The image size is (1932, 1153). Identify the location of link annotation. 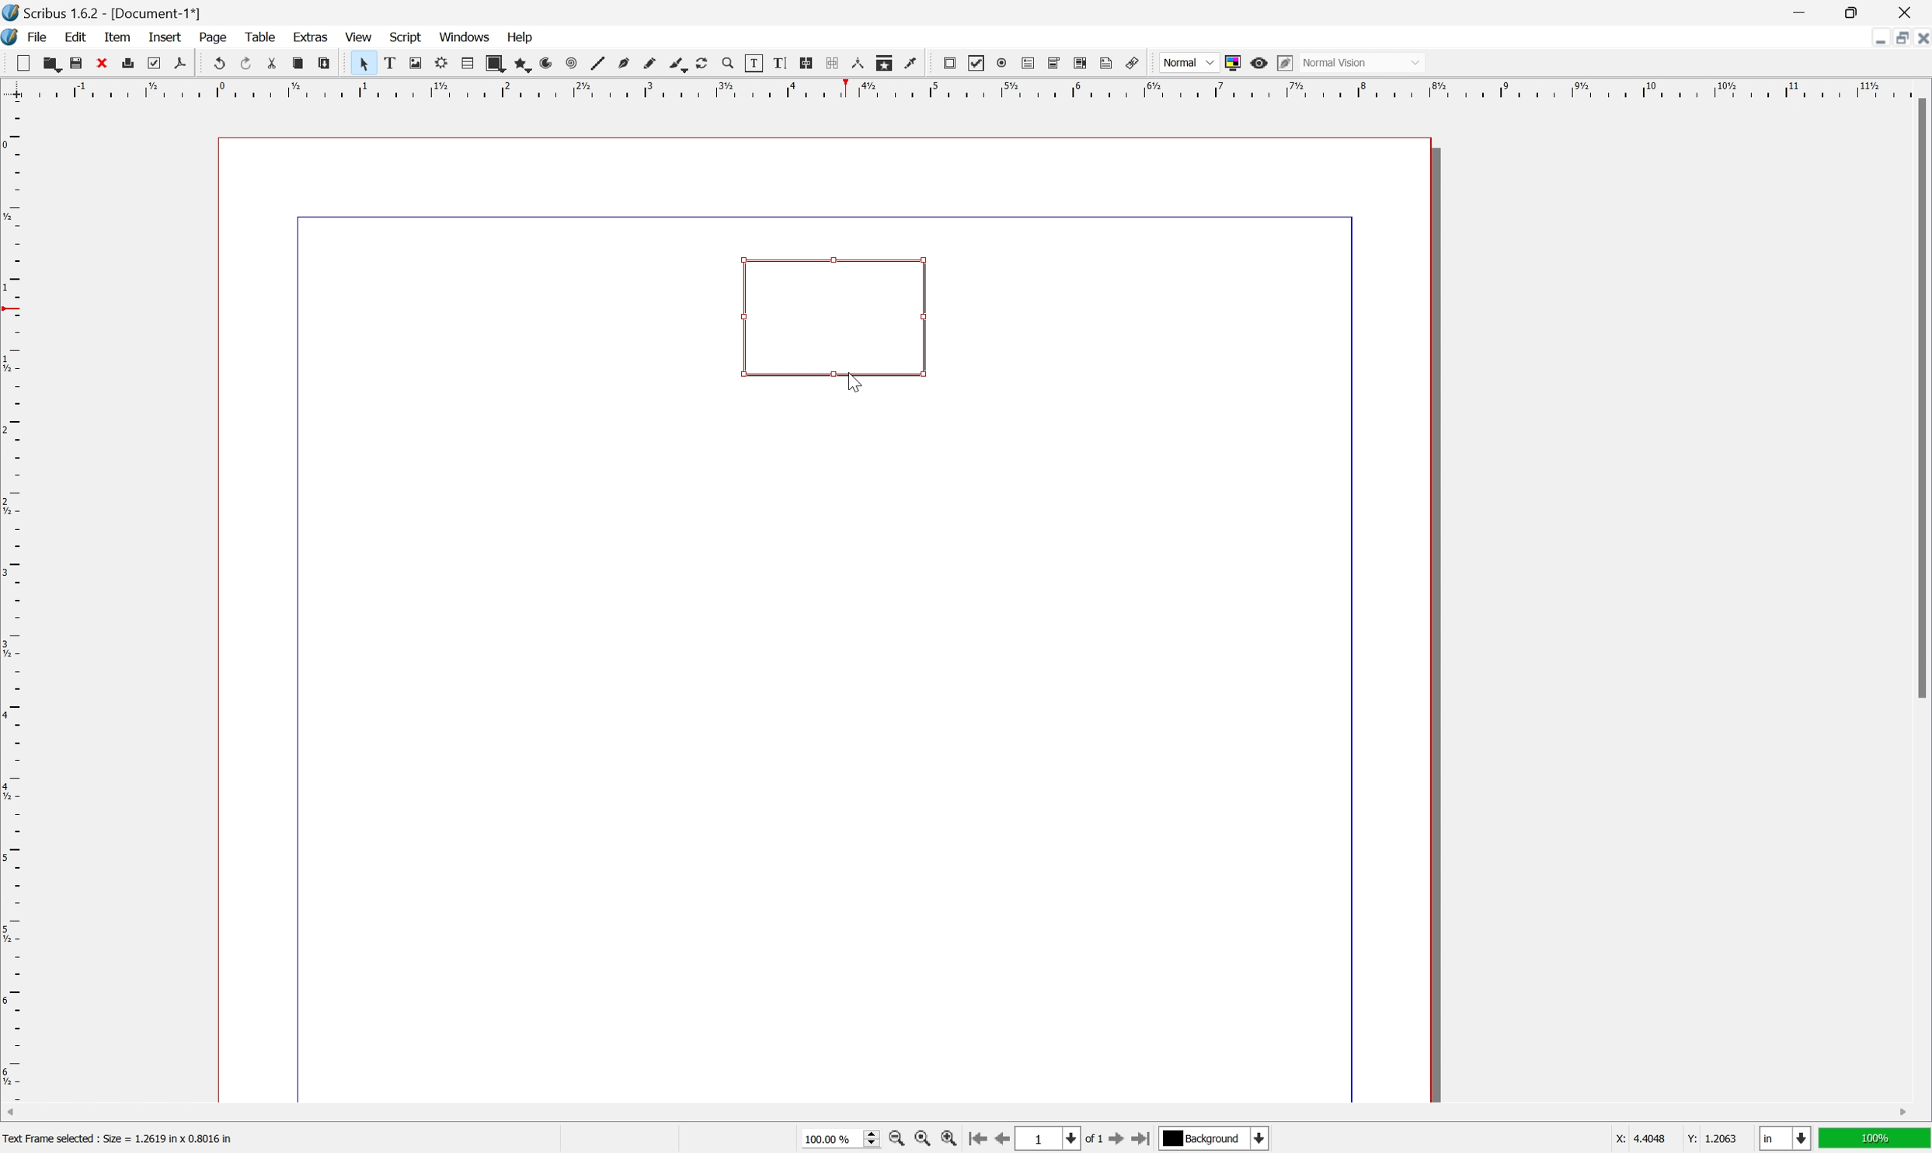
(1134, 64).